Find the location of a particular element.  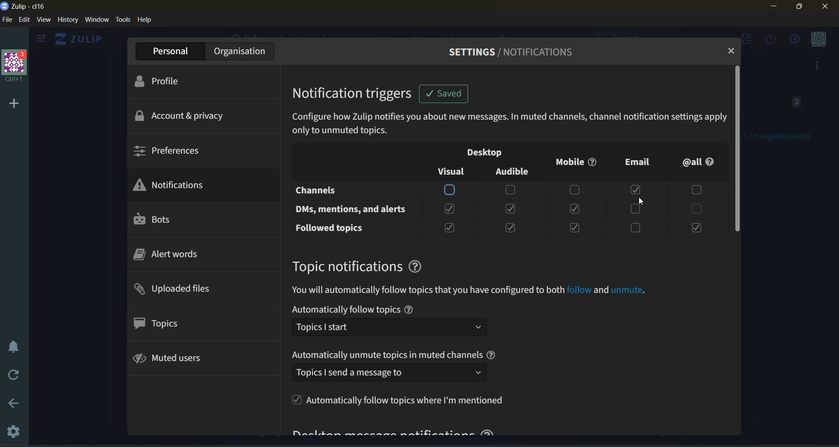

desktop is located at coordinates (490, 153).